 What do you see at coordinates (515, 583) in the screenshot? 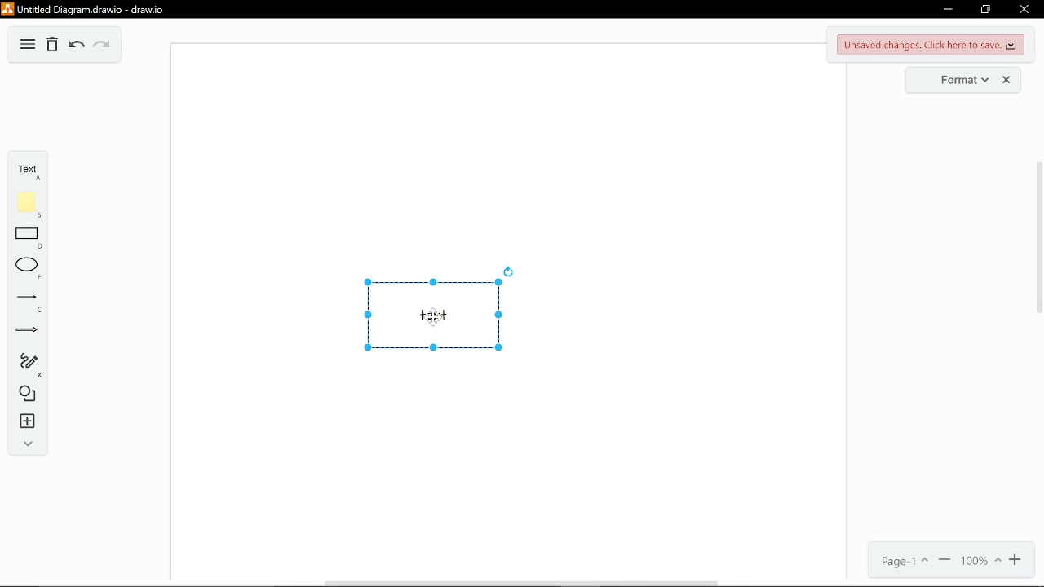
I see `horizontal scrollbar` at bounding box center [515, 583].